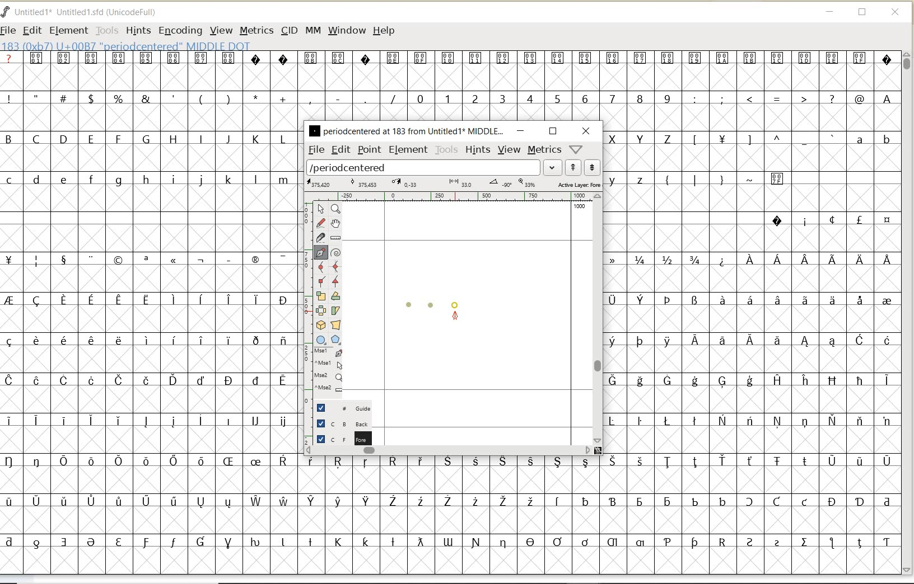 Image resolution: width=914 pixels, height=584 pixels. What do you see at coordinates (336, 325) in the screenshot?
I see `perform a perspective transformation on the selection` at bounding box center [336, 325].